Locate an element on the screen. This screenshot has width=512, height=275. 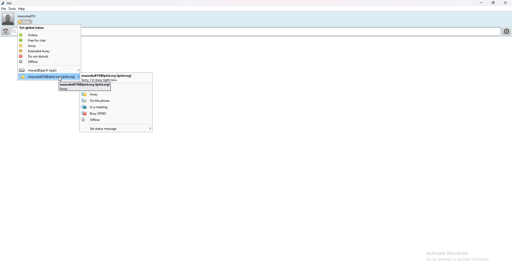
on the phone is located at coordinates (116, 100).